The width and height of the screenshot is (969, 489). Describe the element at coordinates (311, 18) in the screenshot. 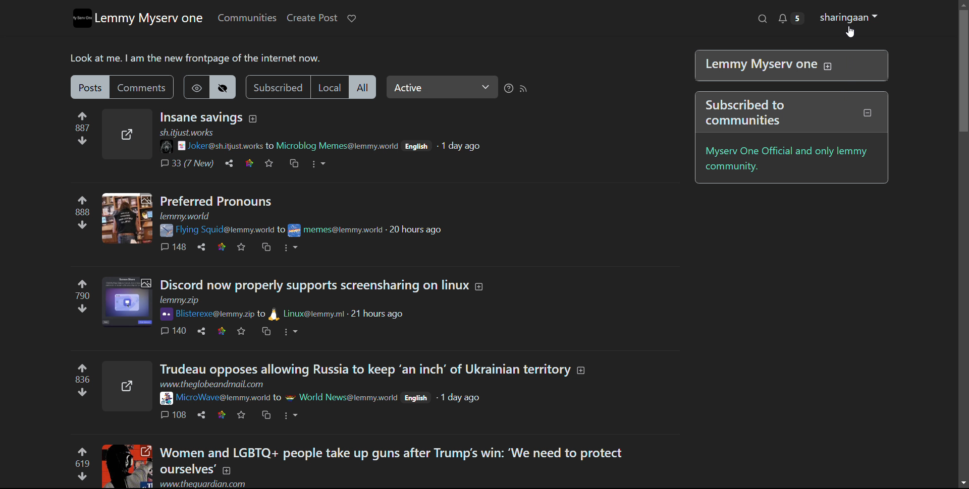

I see `create post` at that location.